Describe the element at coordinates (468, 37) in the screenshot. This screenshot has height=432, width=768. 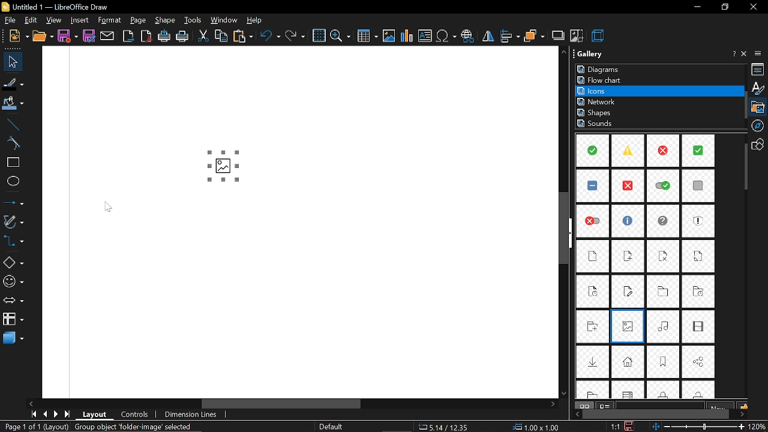
I see `insert hyperlink` at that location.